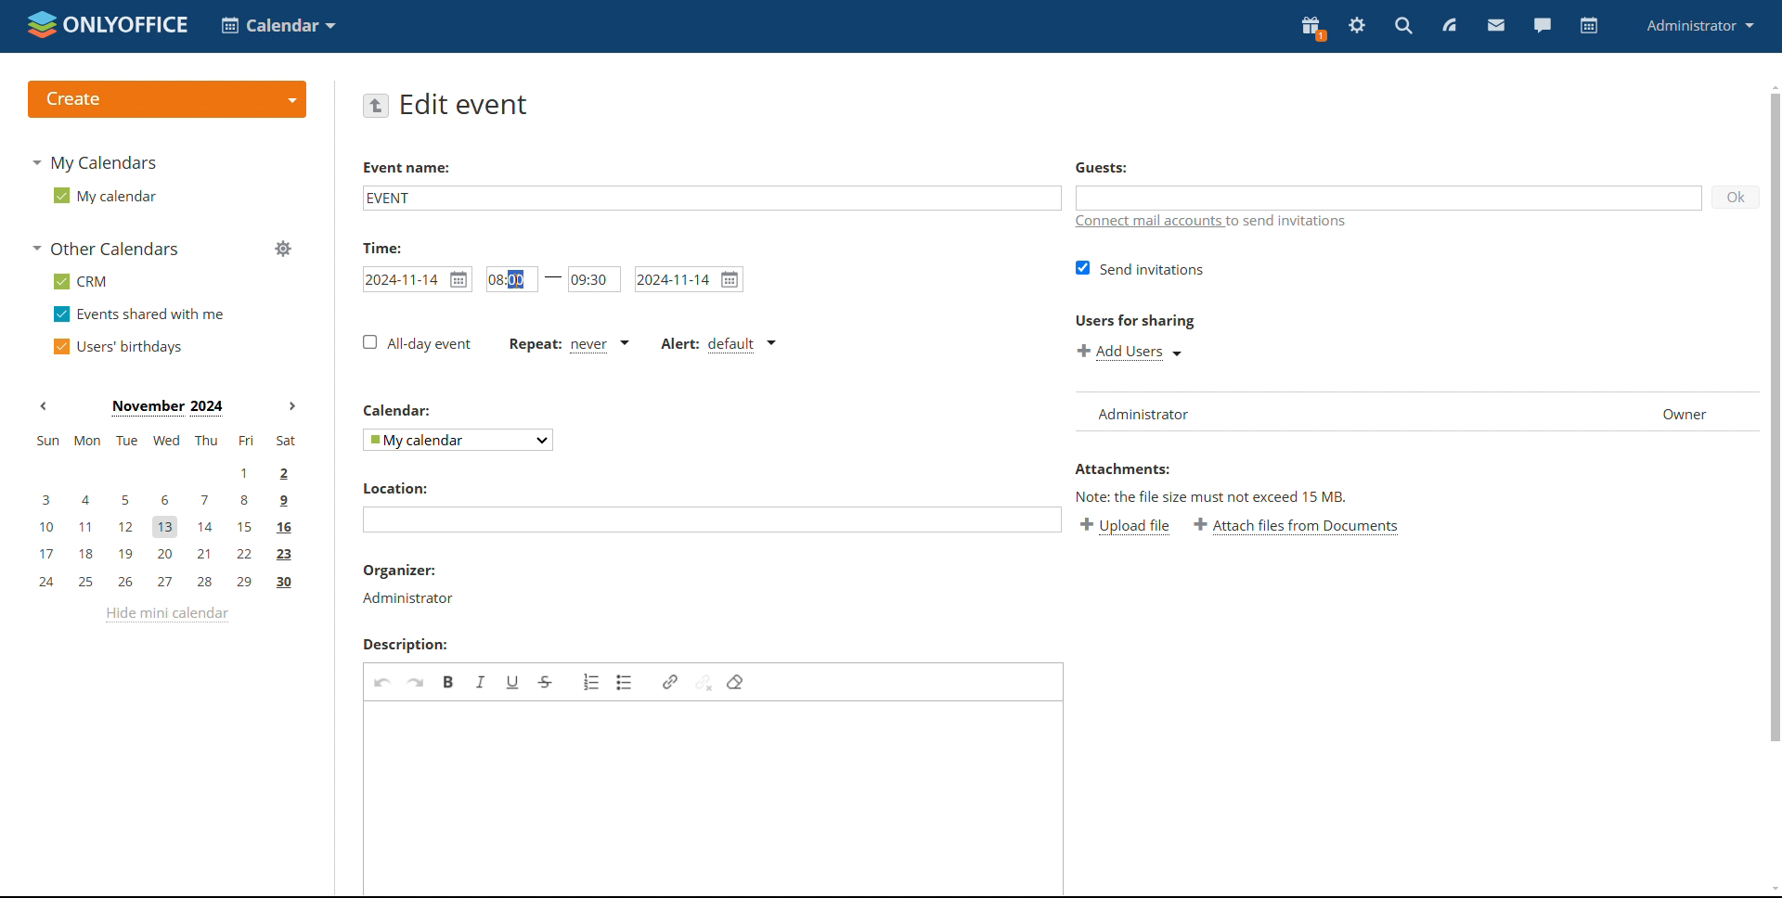 The width and height of the screenshot is (1782, 898). What do you see at coordinates (482, 683) in the screenshot?
I see `italic` at bounding box center [482, 683].